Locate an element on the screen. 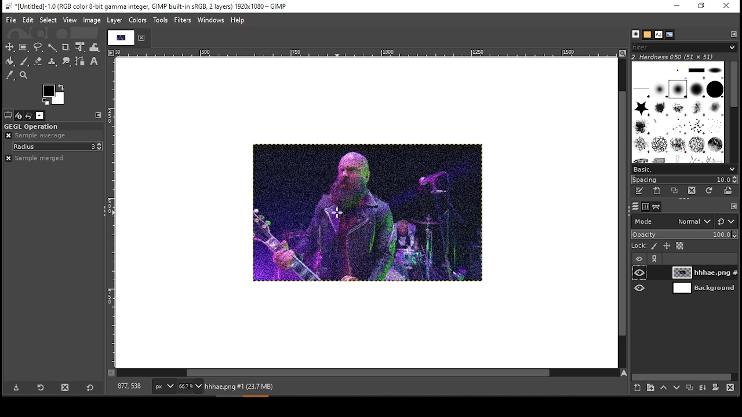  paths tool is located at coordinates (81, 62).